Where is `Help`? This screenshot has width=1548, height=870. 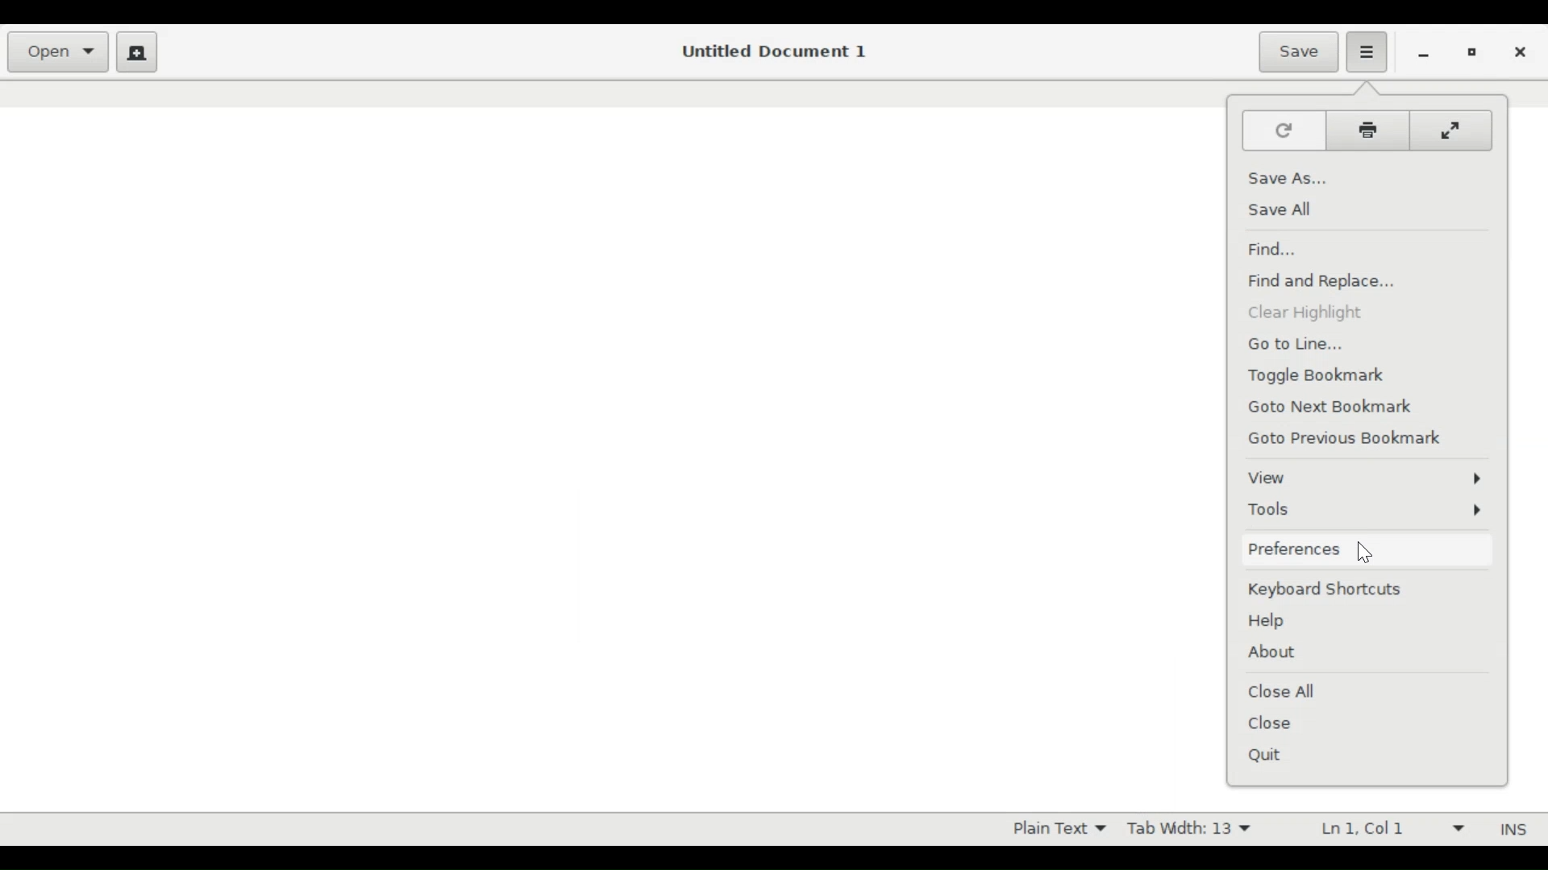
Help is located at coordinates (1275, 623).